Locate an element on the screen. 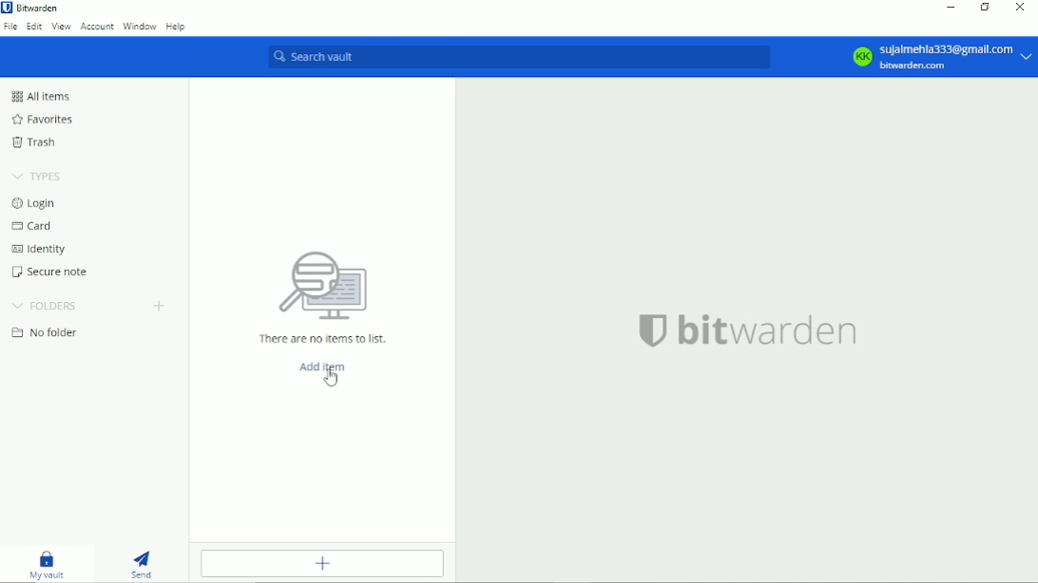 The height and width of the screenshot is (583, 1038). View is located at coordinates (62, 28).